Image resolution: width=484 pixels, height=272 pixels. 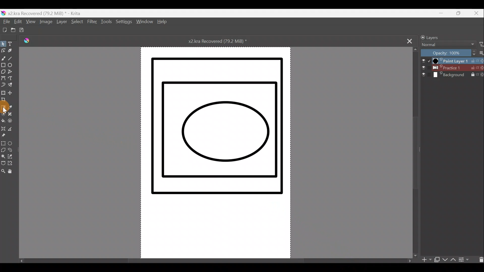 I want to click on Tools, so click(x=107, y=23).